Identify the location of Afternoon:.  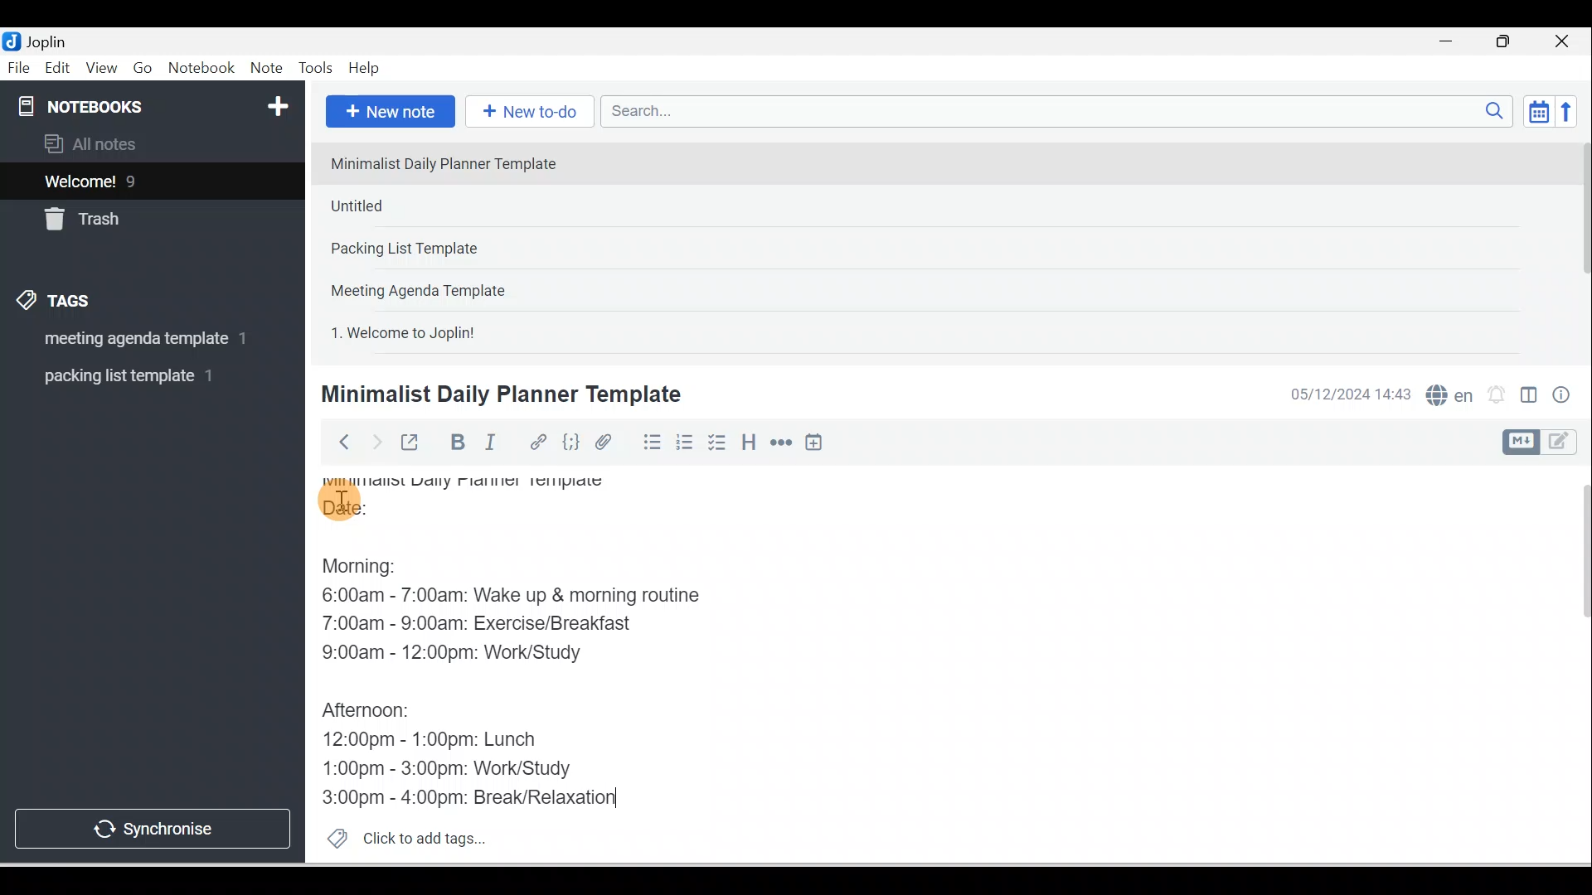
(371, 715).